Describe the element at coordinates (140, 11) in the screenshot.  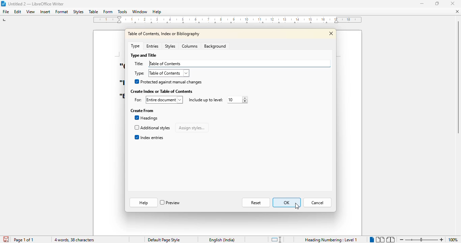
I see `window` at that location.